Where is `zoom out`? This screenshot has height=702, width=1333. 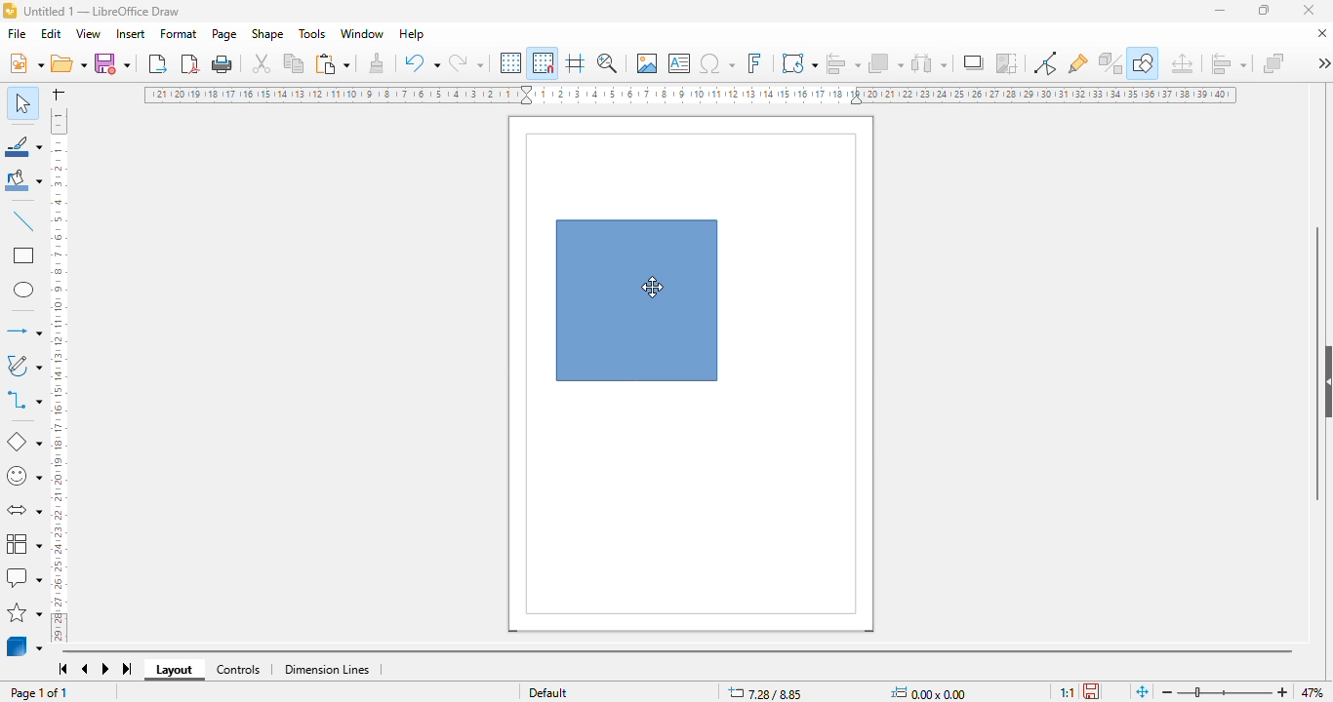 zoom out is located at coordinates (1167, 693).